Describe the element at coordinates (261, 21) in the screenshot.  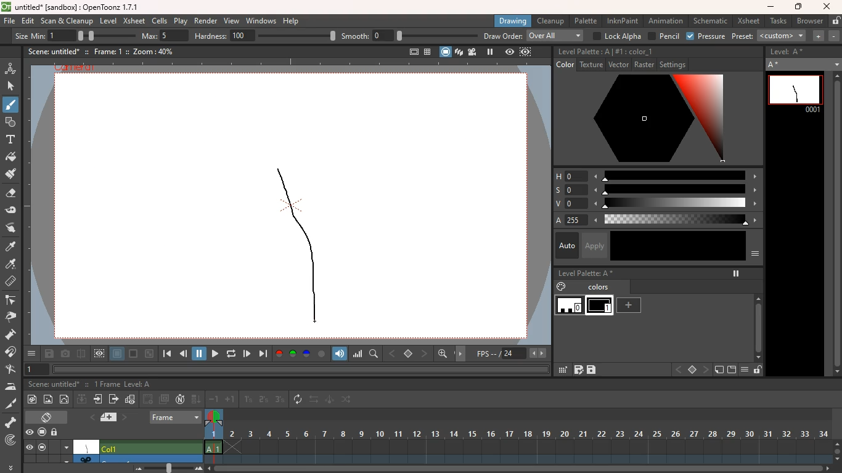
I see `windows` at that location.